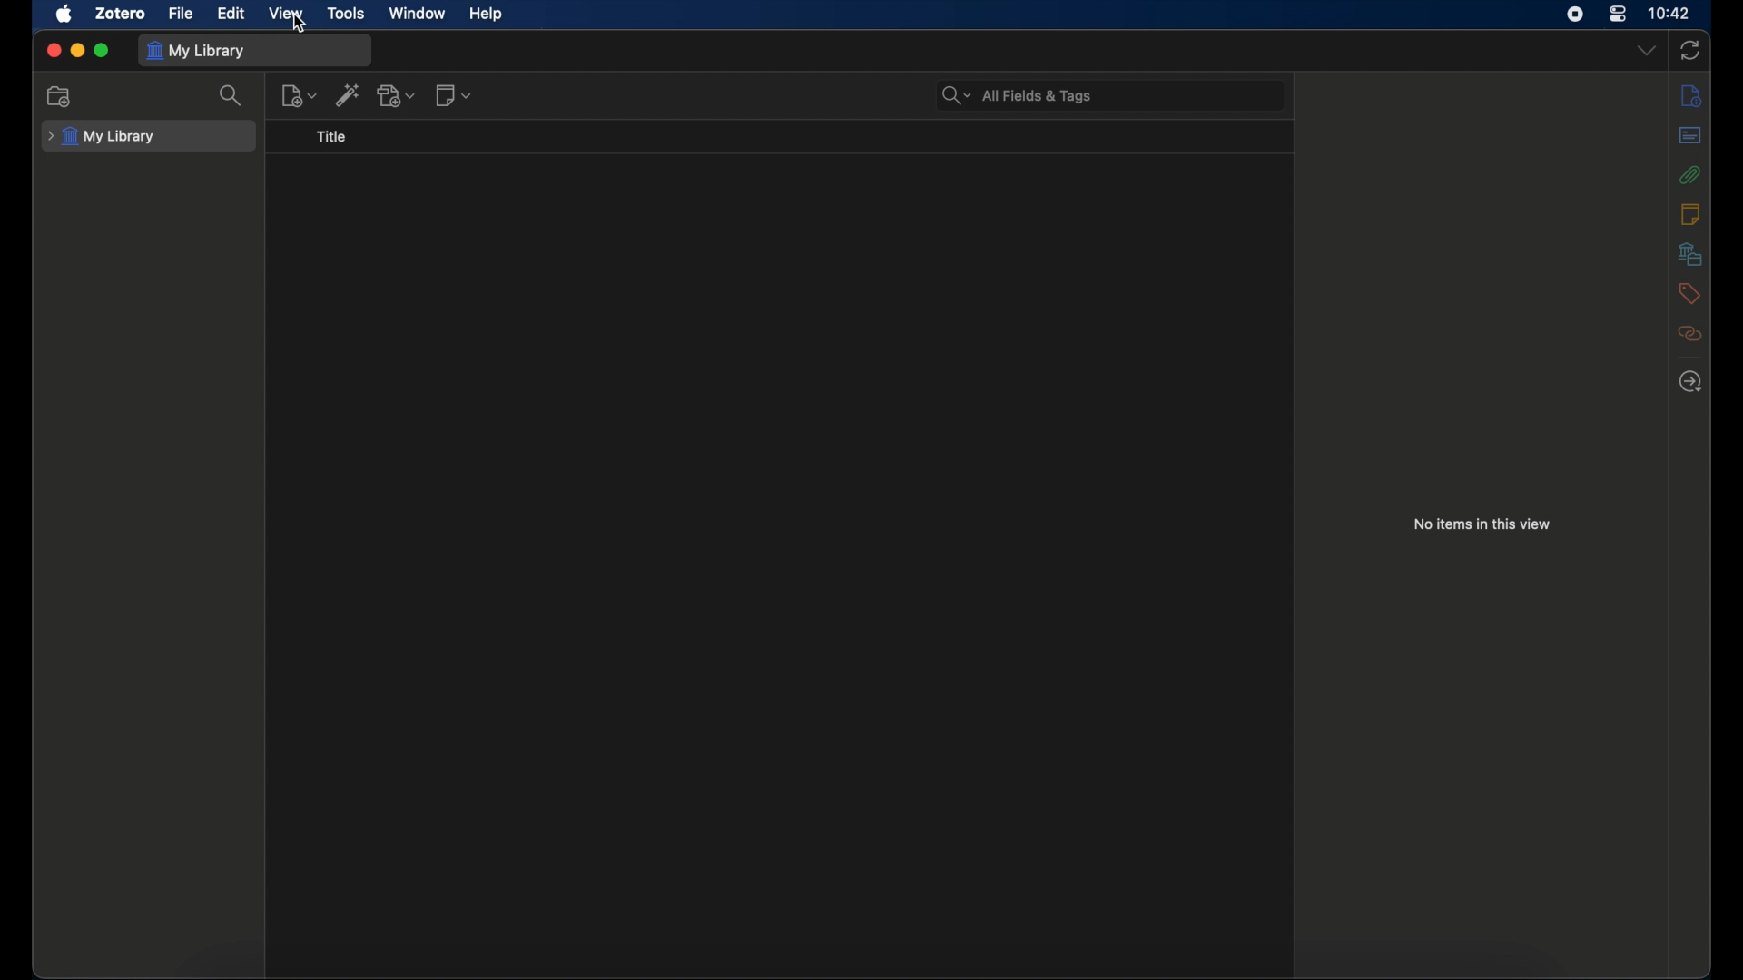  I want to click on my library, so click(200, 51).